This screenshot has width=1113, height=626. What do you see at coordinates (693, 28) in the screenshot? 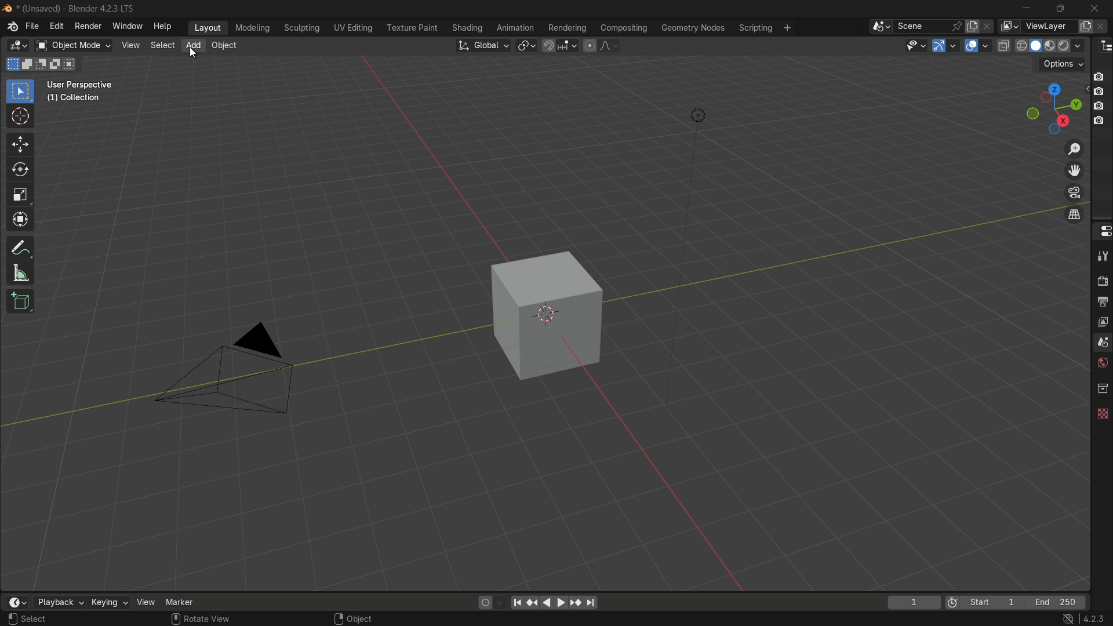
I see `geometry nodes menu` at bounding box center [693, 28].